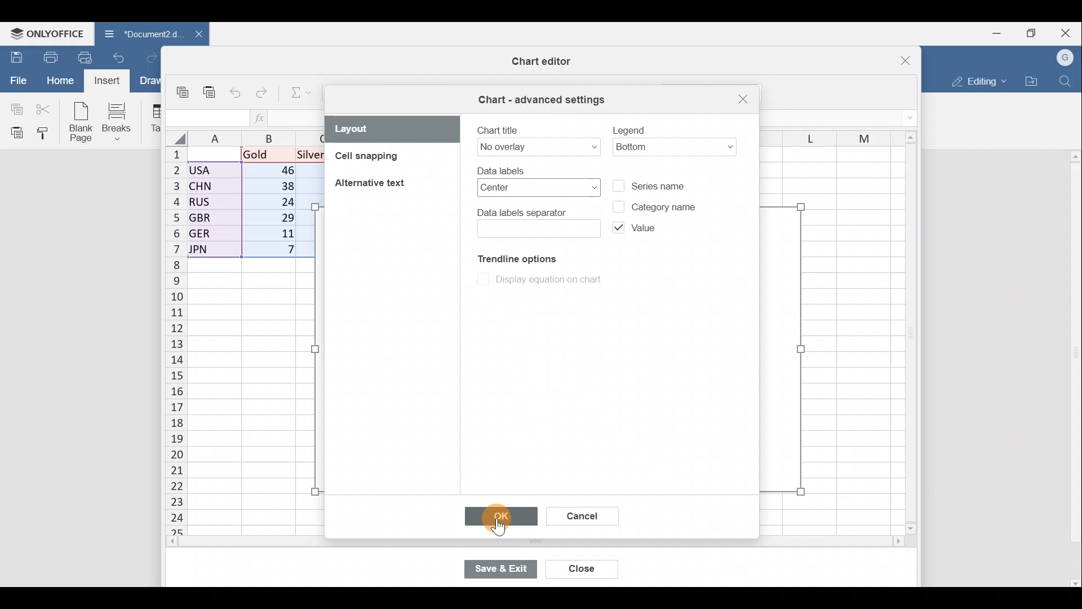 This screenshot has width=1082, height=609. I want to click on Display equation on chart, so click(542, 281).